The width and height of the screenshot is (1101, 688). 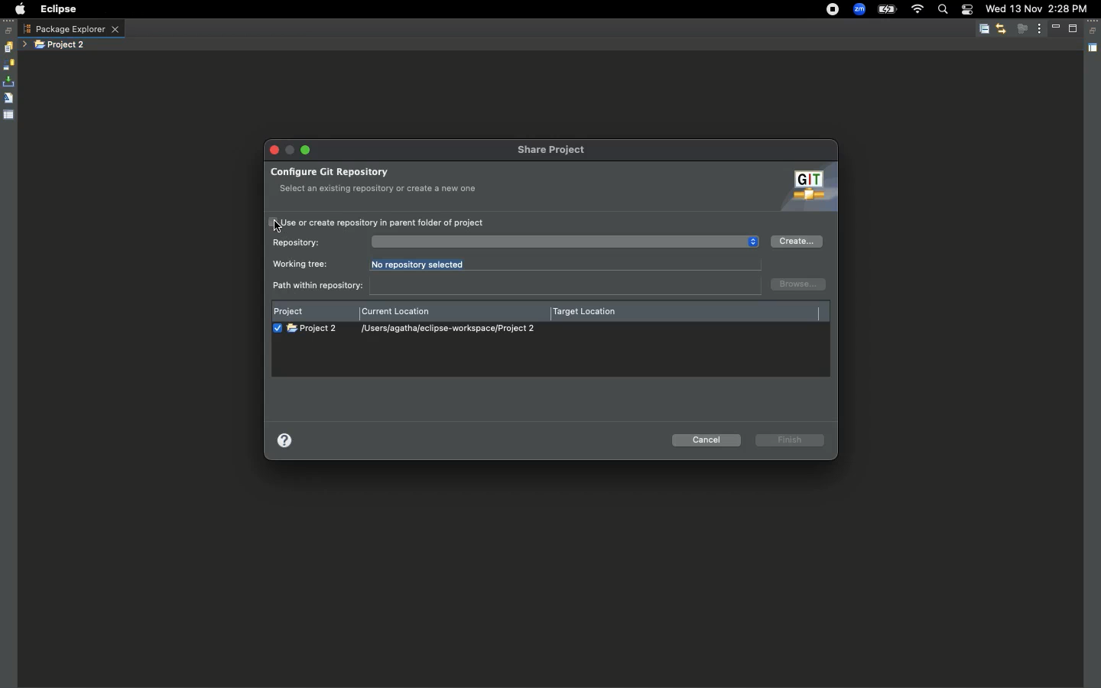 I want to click on Eclipse, so click(x=57, y=9).